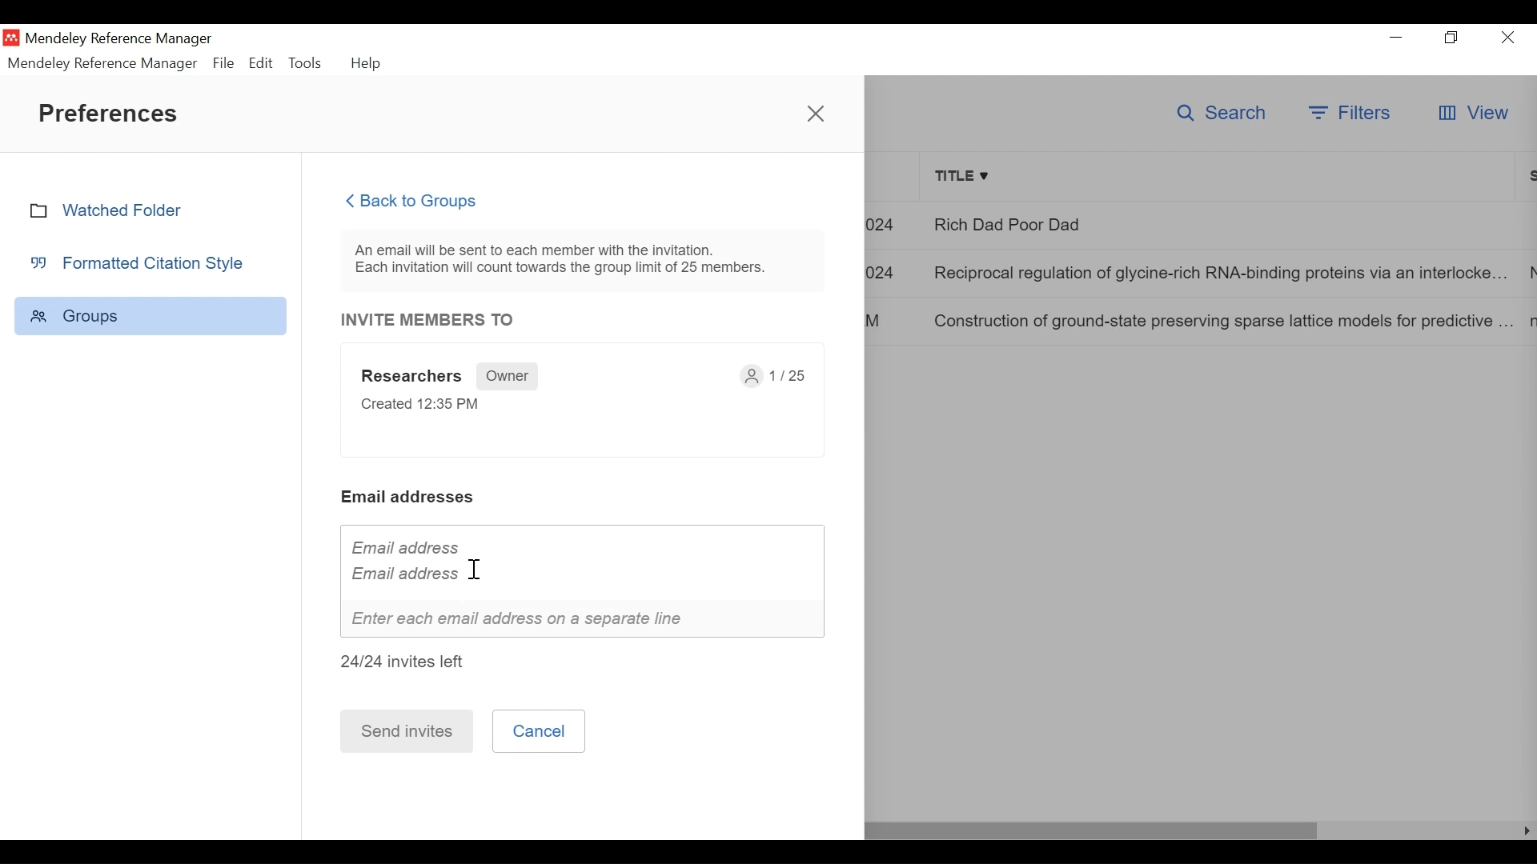  Describe the element at coordinates (1222, 224) in the screenshot. I see `Rich Dad Poor Dad` at that location.